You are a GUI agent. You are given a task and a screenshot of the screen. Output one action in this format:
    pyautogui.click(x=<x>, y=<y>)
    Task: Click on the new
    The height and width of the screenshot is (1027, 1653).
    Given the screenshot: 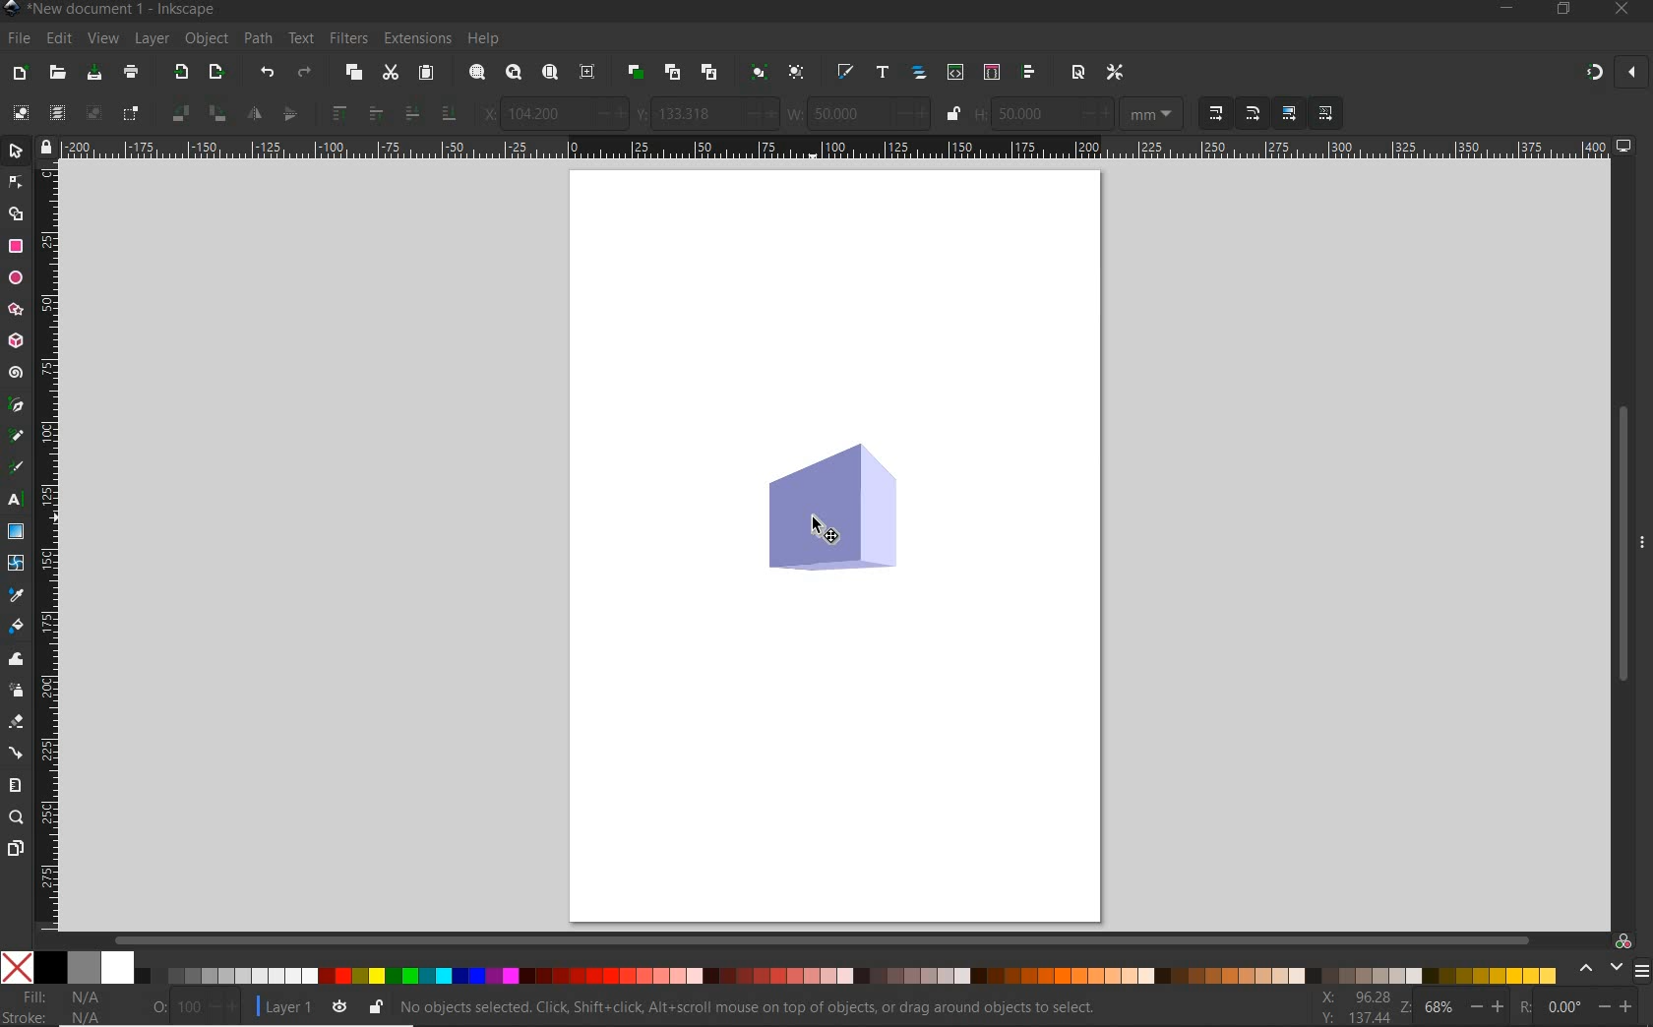 What is the action you would take?
    pyautogui.click(x=18, y=72)
    